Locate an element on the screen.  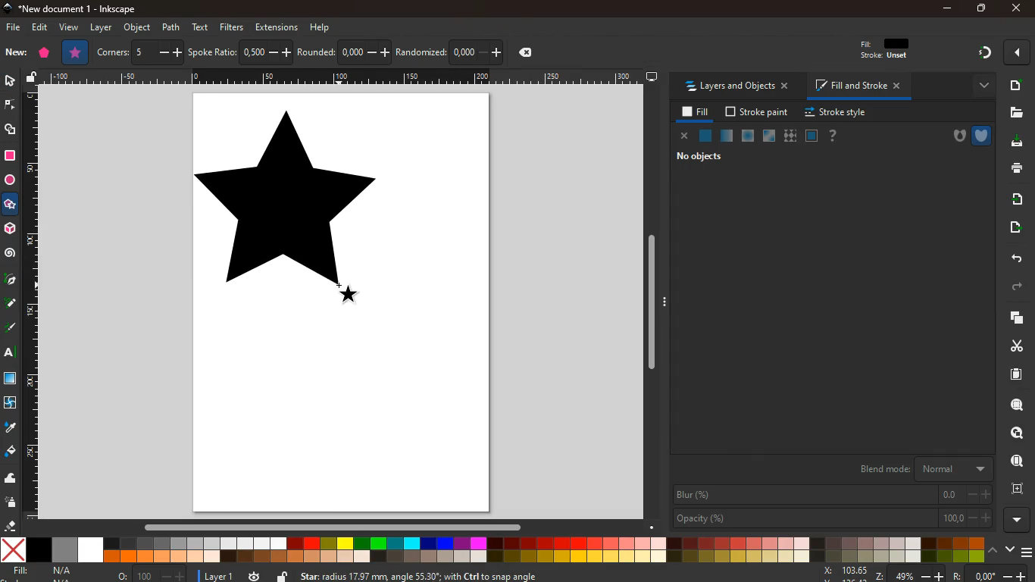
frame is located at coordinates (1018, 490).